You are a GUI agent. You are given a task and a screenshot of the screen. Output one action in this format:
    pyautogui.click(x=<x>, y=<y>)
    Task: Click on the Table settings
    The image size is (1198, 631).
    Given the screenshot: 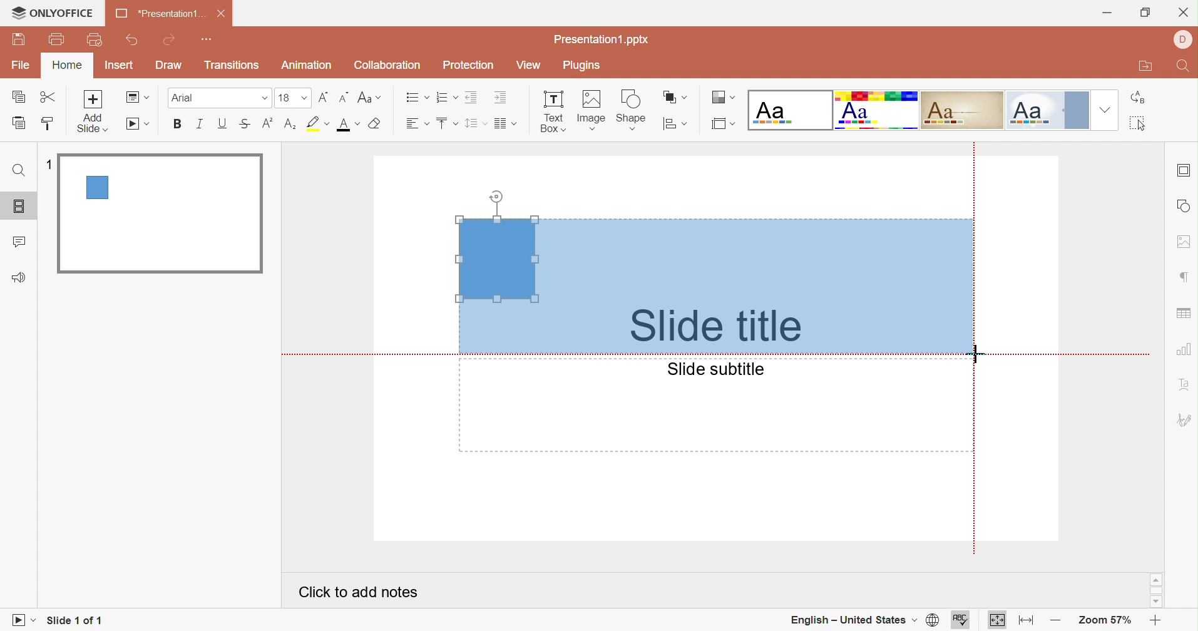 What is the action you would take?
    pyautogui.click(x=1183, y=314)
    